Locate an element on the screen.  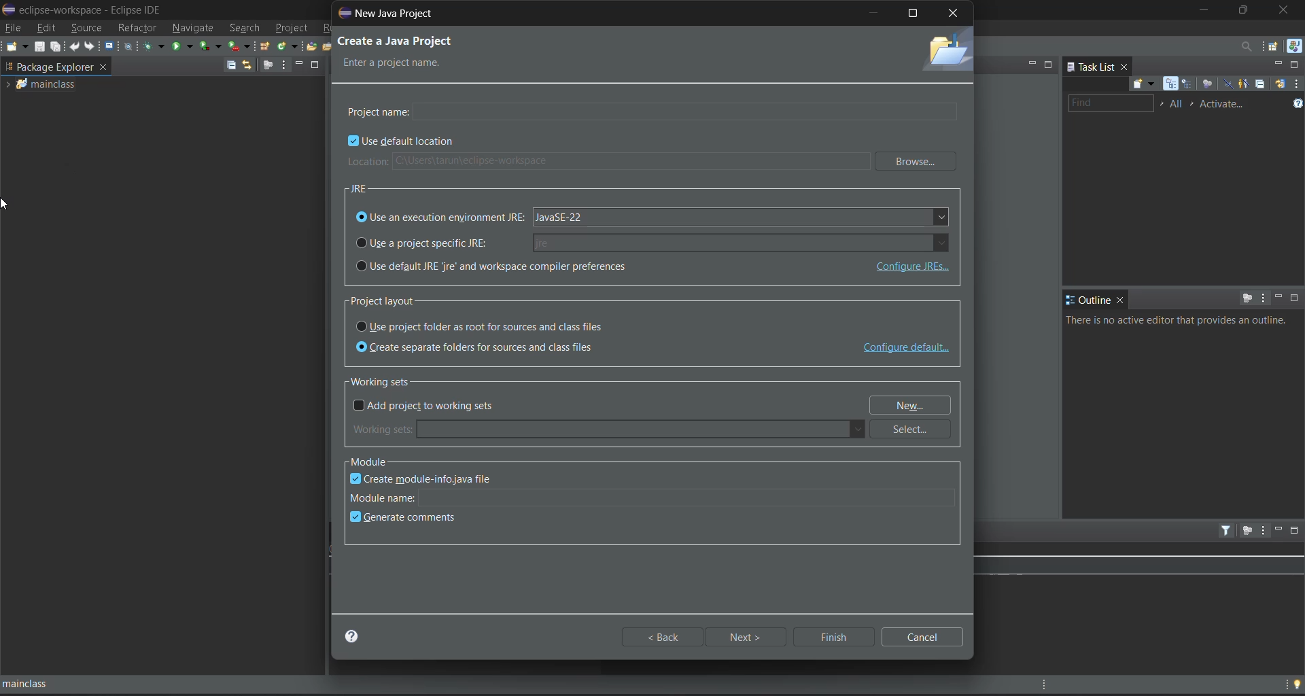
new java project is located at coordinates (395, 13).